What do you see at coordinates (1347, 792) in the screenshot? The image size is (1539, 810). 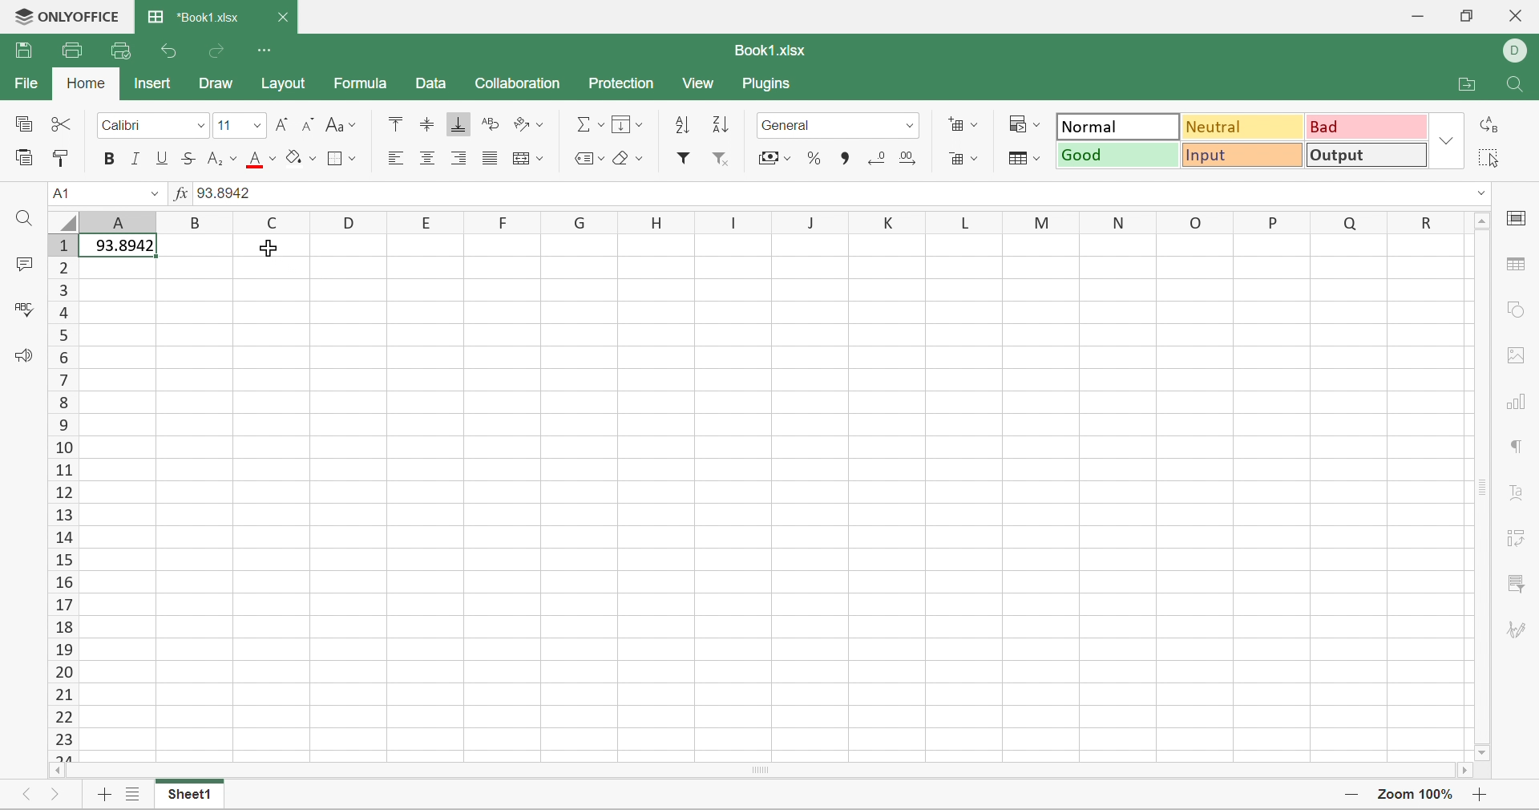 I see `Zoom out` at bounding box center [1347, 792].